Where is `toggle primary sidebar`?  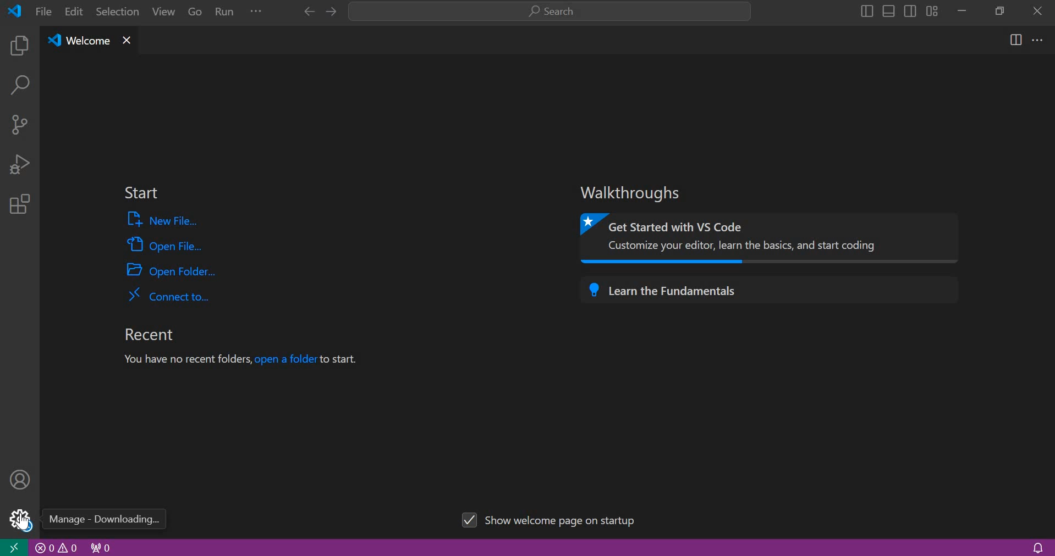
toggle primary sidebar is located at coordinates (865, 11).